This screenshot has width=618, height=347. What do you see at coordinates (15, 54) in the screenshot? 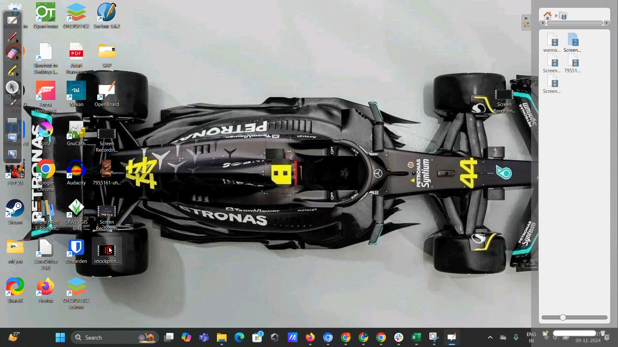
I see `erase annotation` at bounding box center [15, 54].